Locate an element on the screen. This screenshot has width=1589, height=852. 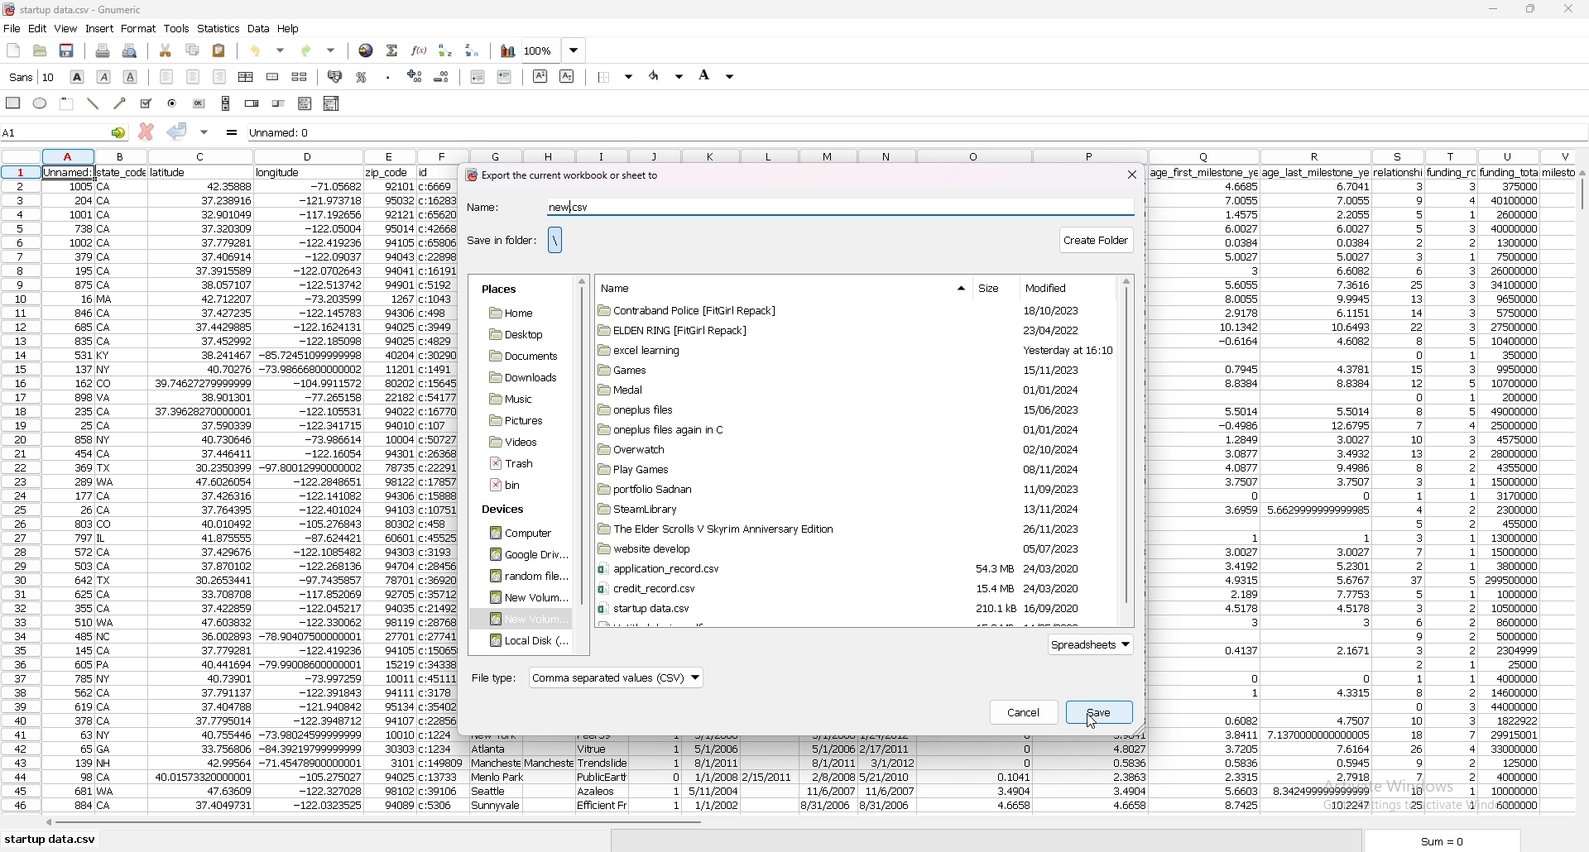
folder is located at coordinates (520, 377).